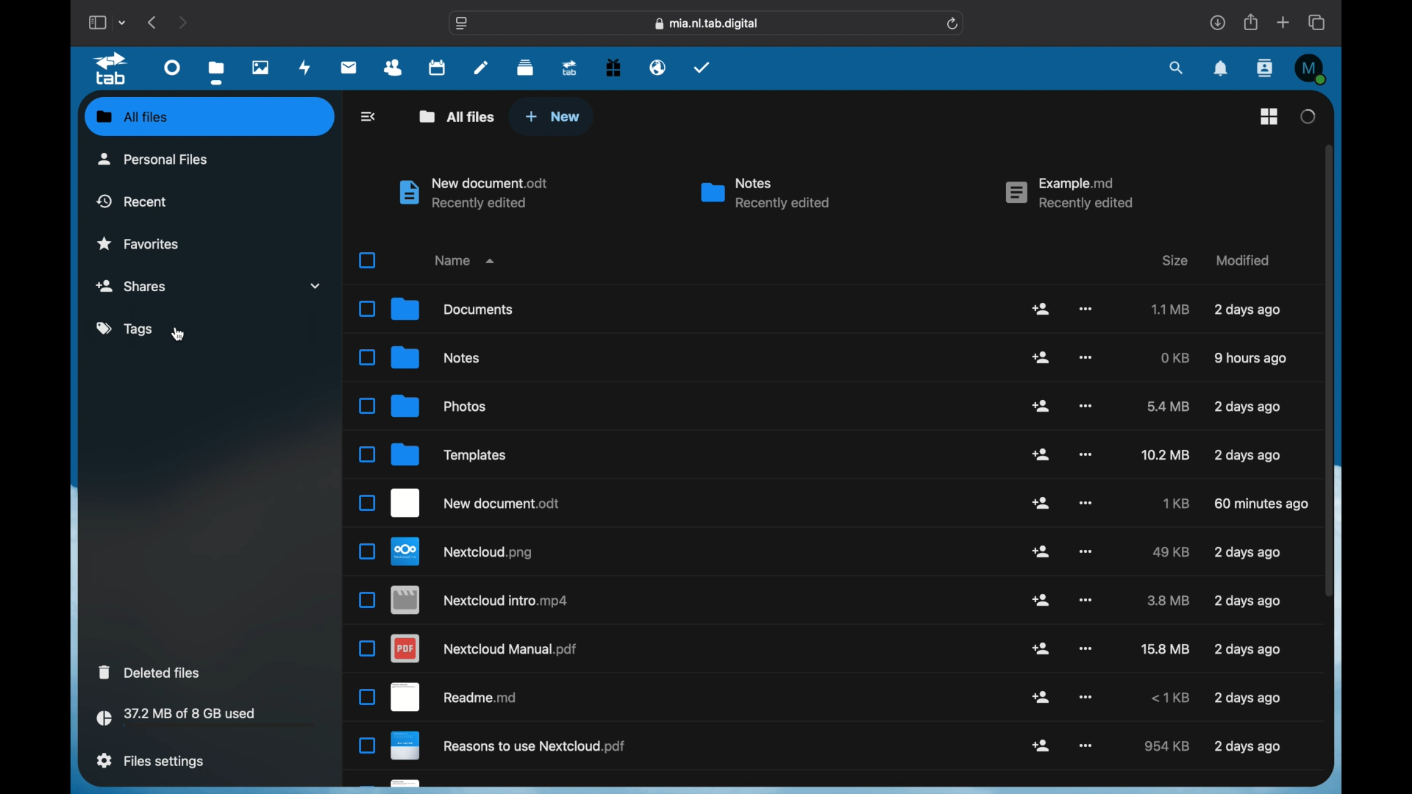  I want to click on more options, so click(1084, 648).